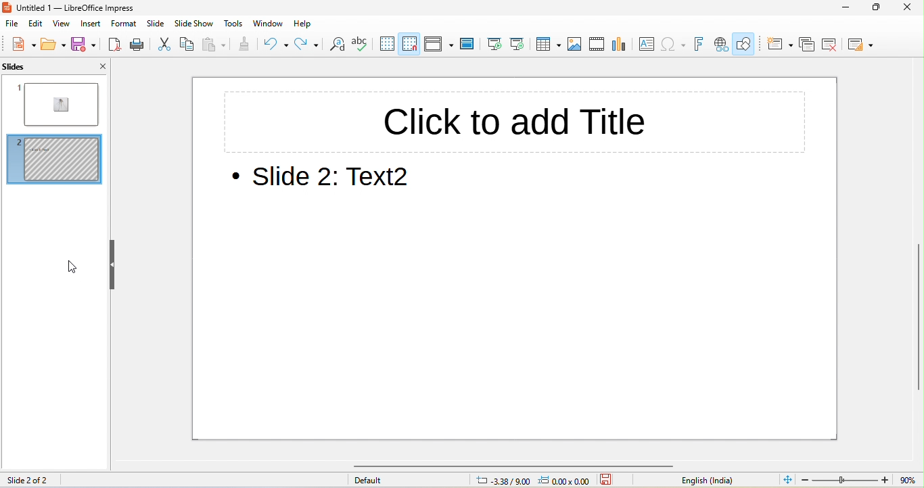 This screenshot has height=488, width=924. I want to click on image, so click(577, 44).